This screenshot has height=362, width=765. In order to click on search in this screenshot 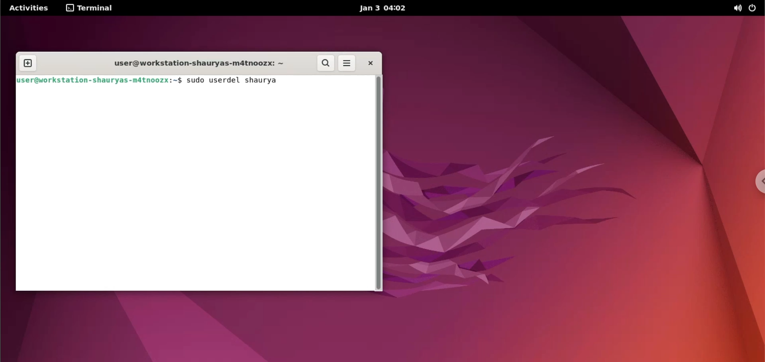, I will do `click(326, 63)`.